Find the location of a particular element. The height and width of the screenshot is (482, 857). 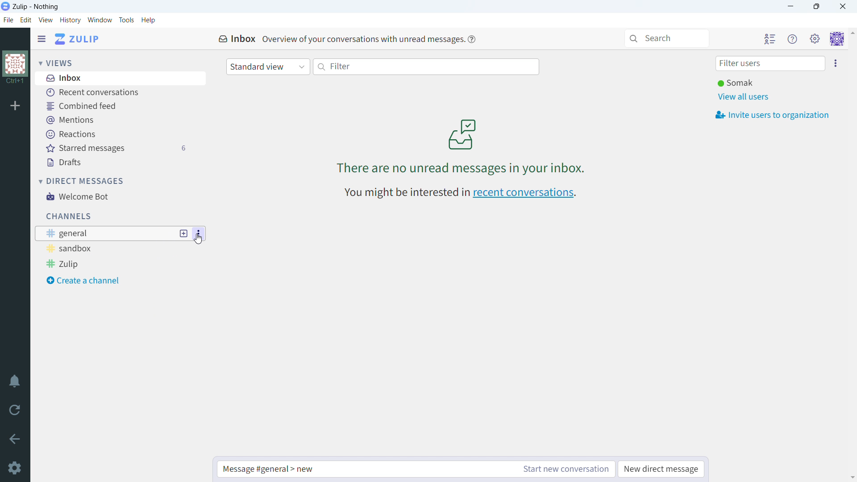

invite users is located at coordinates (835, 63).